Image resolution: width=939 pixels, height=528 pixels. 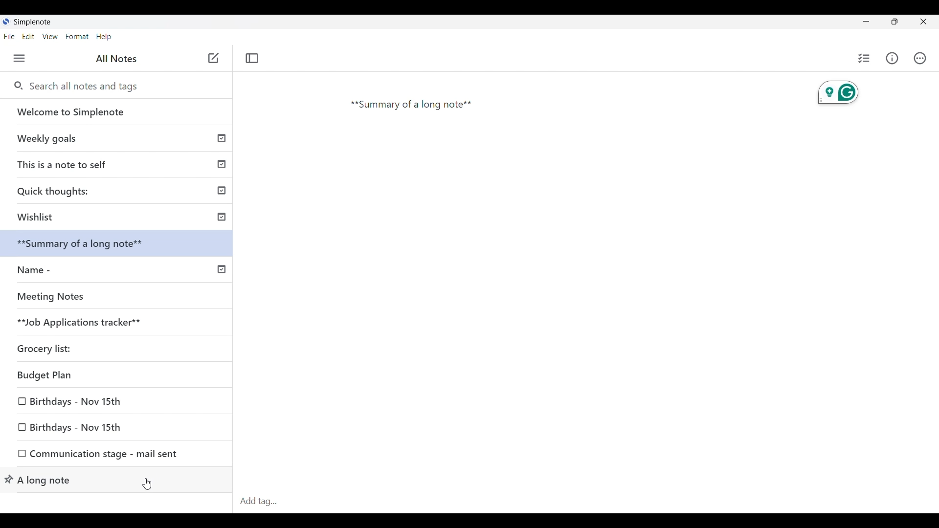 What do you see at coordinates (892, 58) in the screenshot?
I see `Info` at bounding box center [892, 58].